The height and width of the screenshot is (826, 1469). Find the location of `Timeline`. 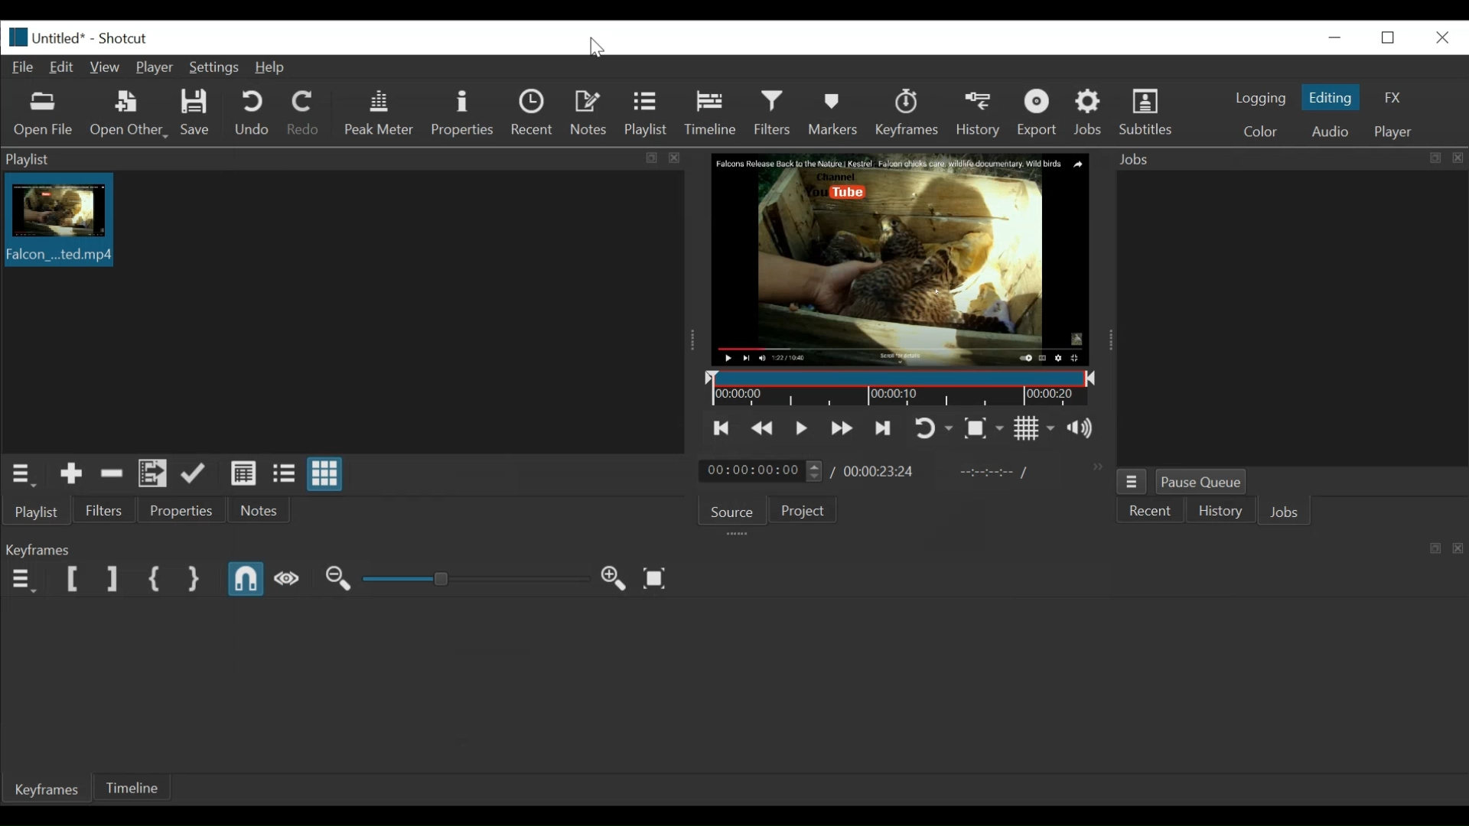

Timeline is located at coordinates (901, 389).